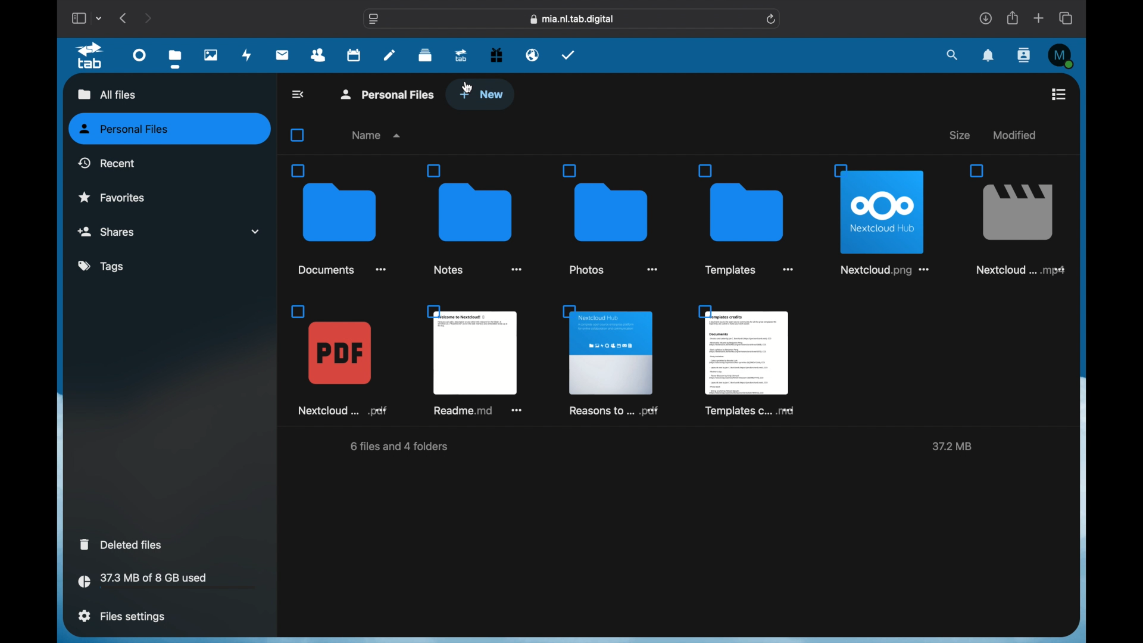  Describe the element at coordinates (123, 544) in the screenshot. I see `deleted` at that location.